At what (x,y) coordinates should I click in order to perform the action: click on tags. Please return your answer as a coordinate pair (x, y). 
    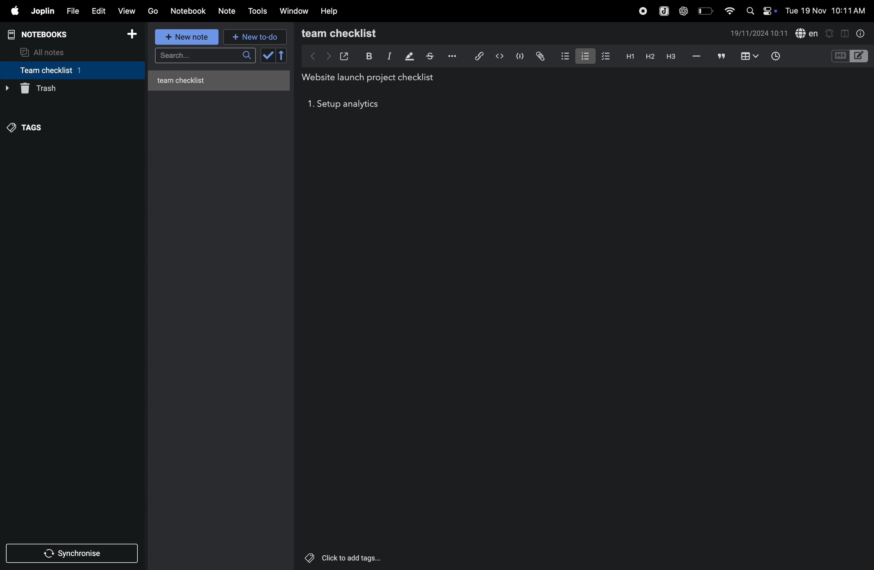
    Looking at the image, I should click on (30, 125).